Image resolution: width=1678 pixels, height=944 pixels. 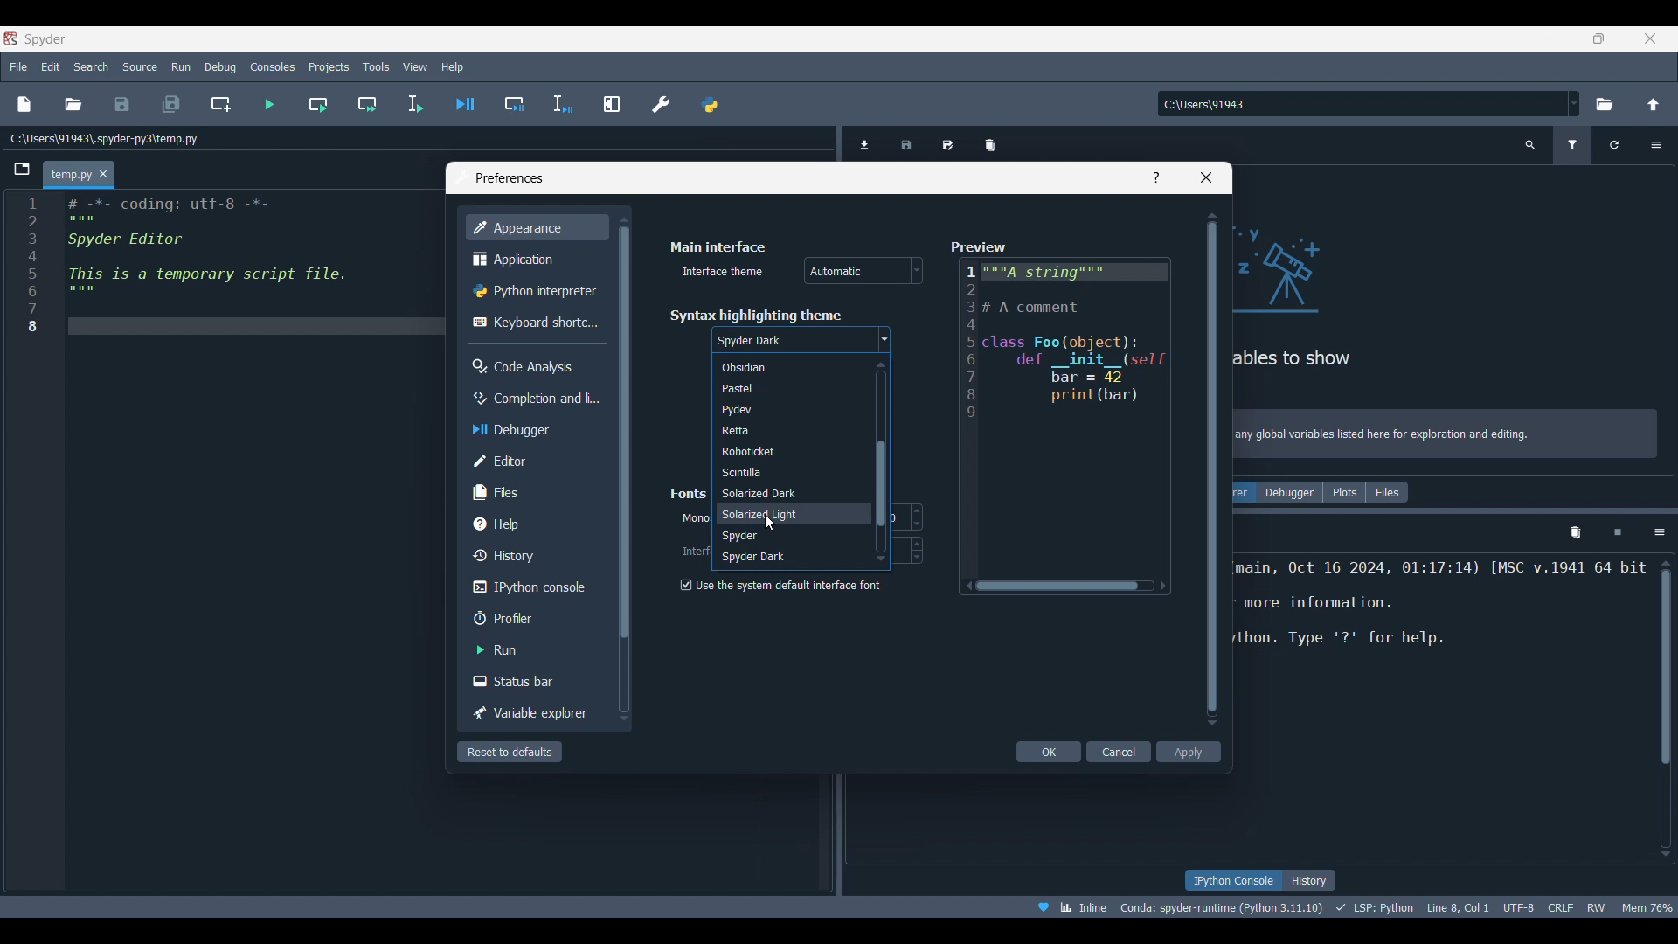 What do you see at coordinates (1605, 104) in the screenshot?
I see `Browse a working directory` at bounding box center [1605, 104].